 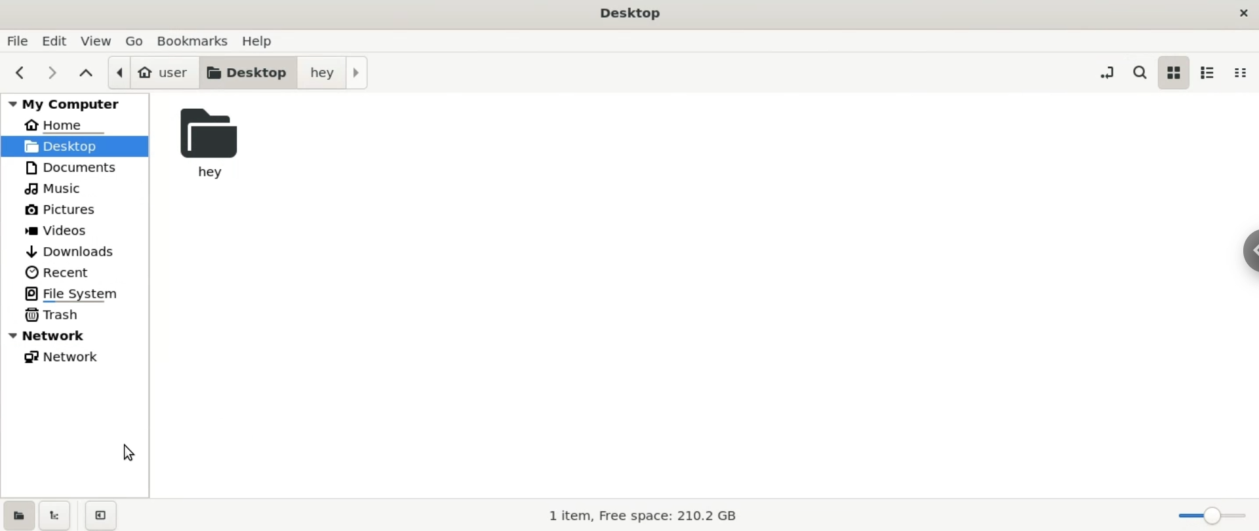 What do you see at coordinates (153, 71) in the screenshot?
I see `user` at bounding box center [153, 71].